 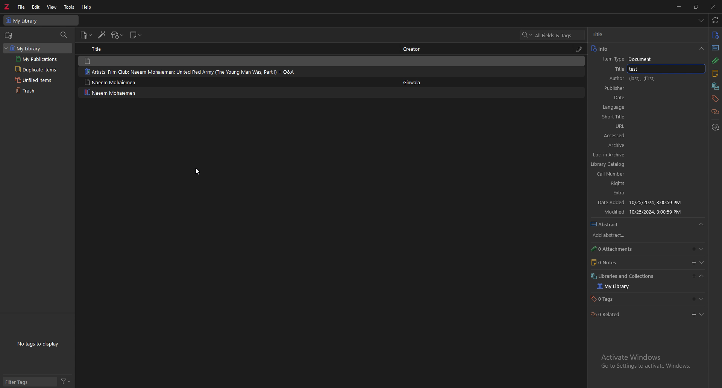 I want to click on ISBN, so click(x=611, y=183).